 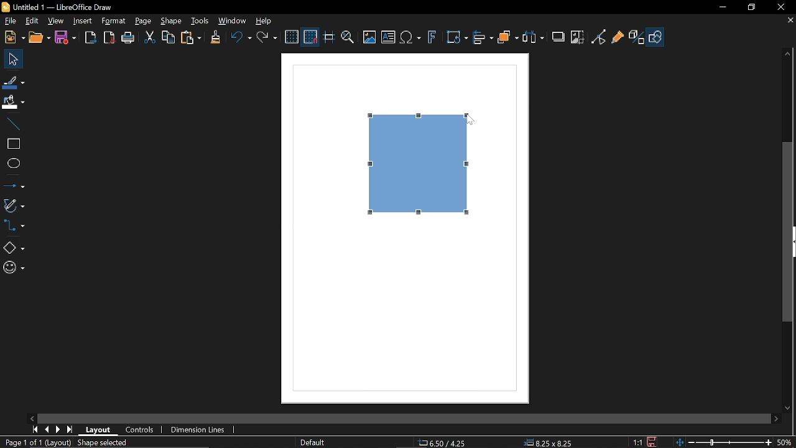 What do you see at coordinates (14, 38) in the screenshot?
I see `New` at bounding box center [14, 38].